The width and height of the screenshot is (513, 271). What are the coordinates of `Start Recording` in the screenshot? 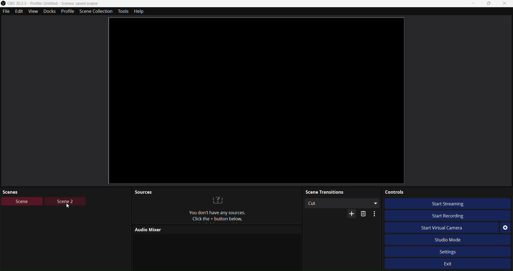 It's located at (448, 215).